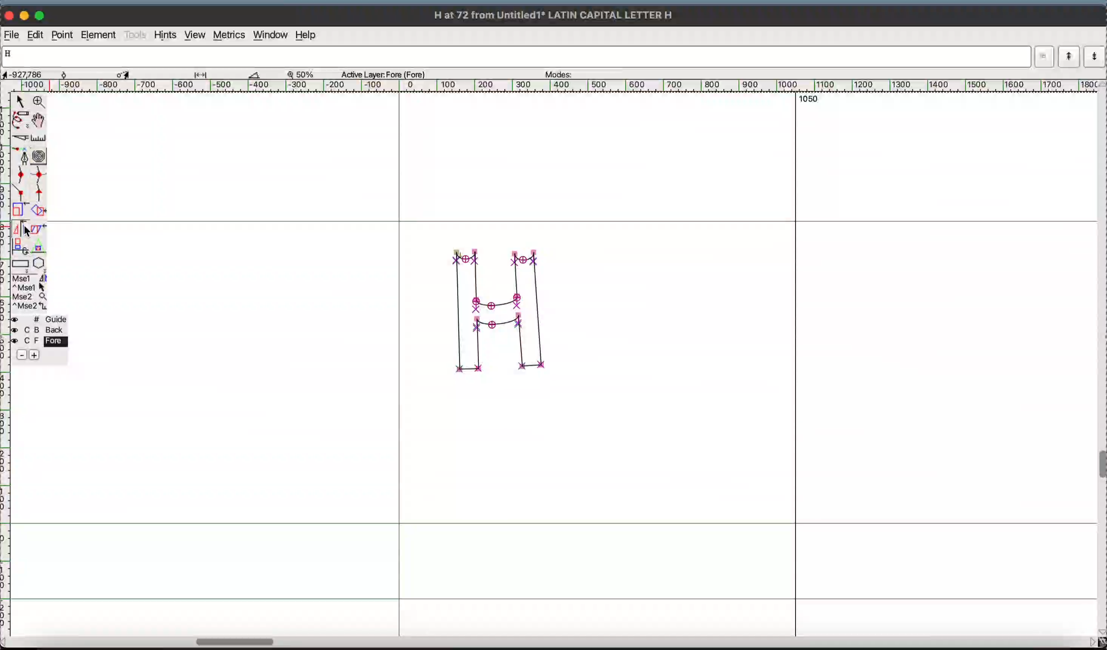 The width and height of the screenshot is (1107, 650). What do you see at coordinates (21, 119) in the screenshot?
I see `freehand` at bounding box center [21, 119].